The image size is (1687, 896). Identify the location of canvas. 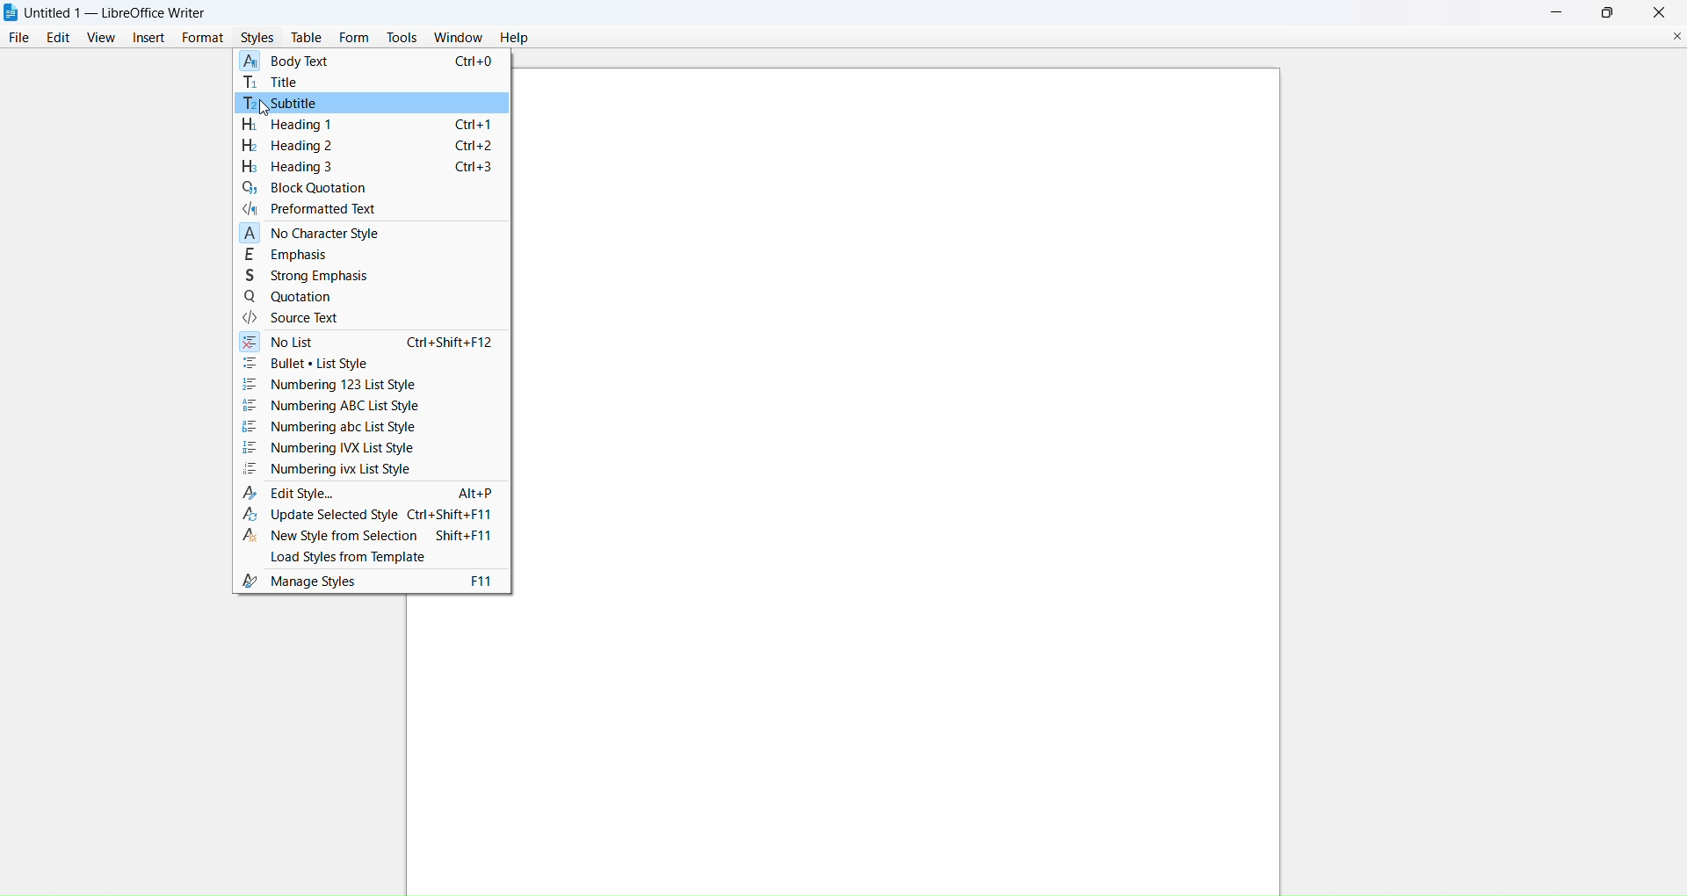
(907, 481).